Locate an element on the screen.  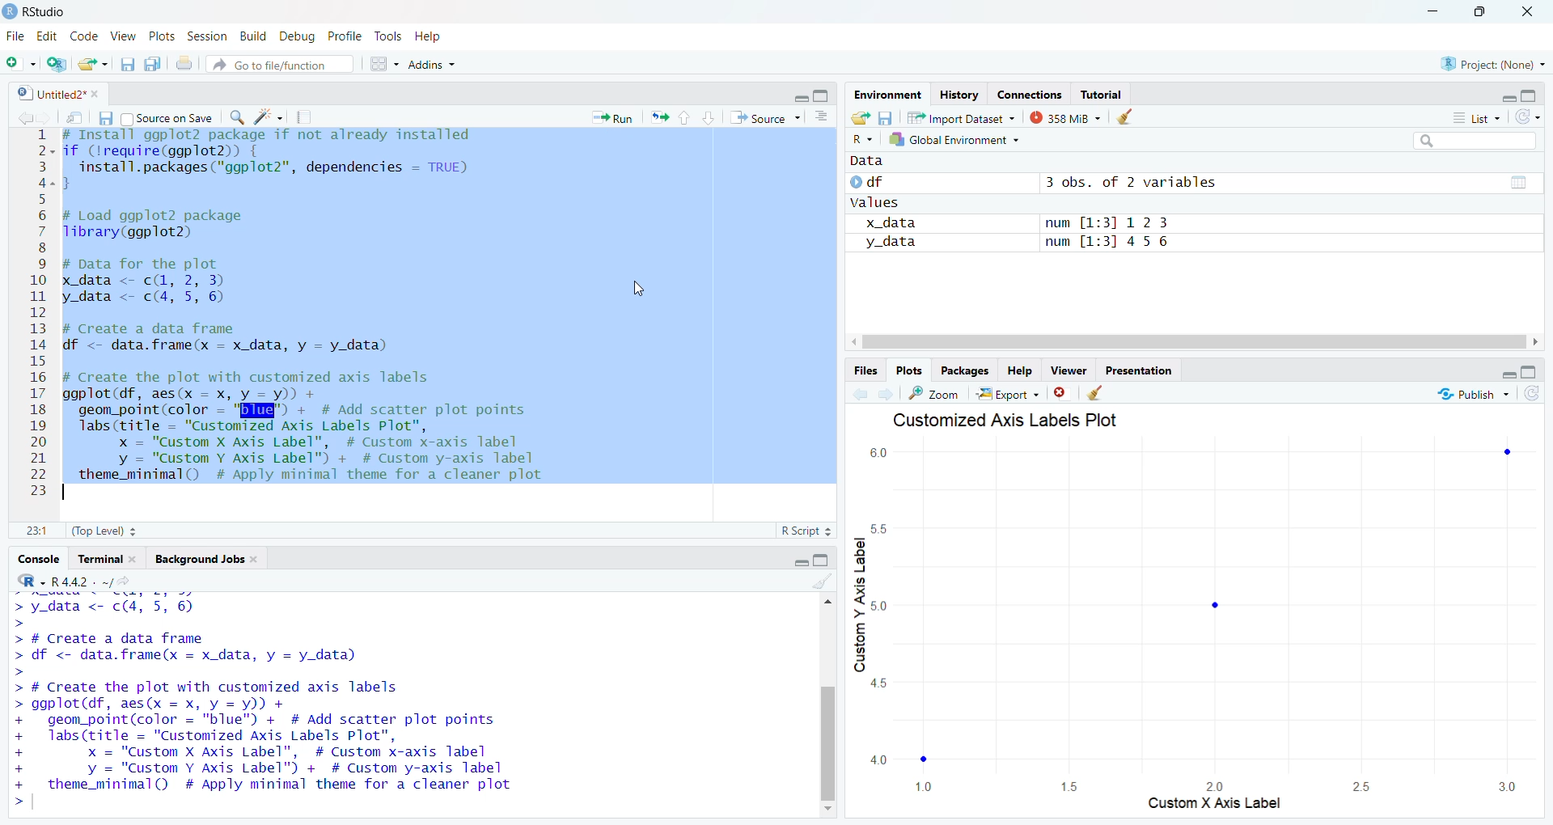
save is located at coordinates (123, 66).